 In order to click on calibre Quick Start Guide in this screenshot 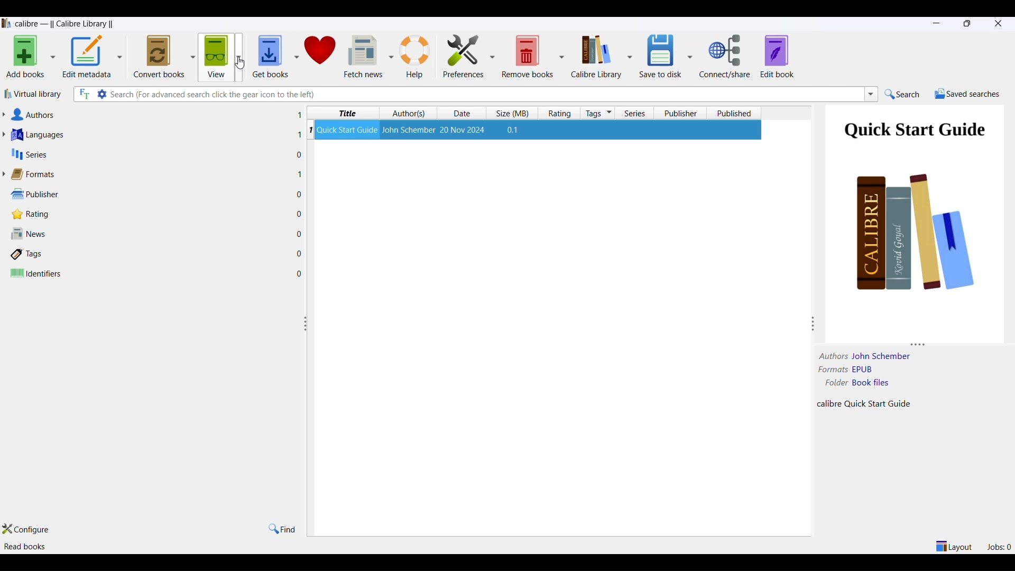, I will do `click(874, 403)`.